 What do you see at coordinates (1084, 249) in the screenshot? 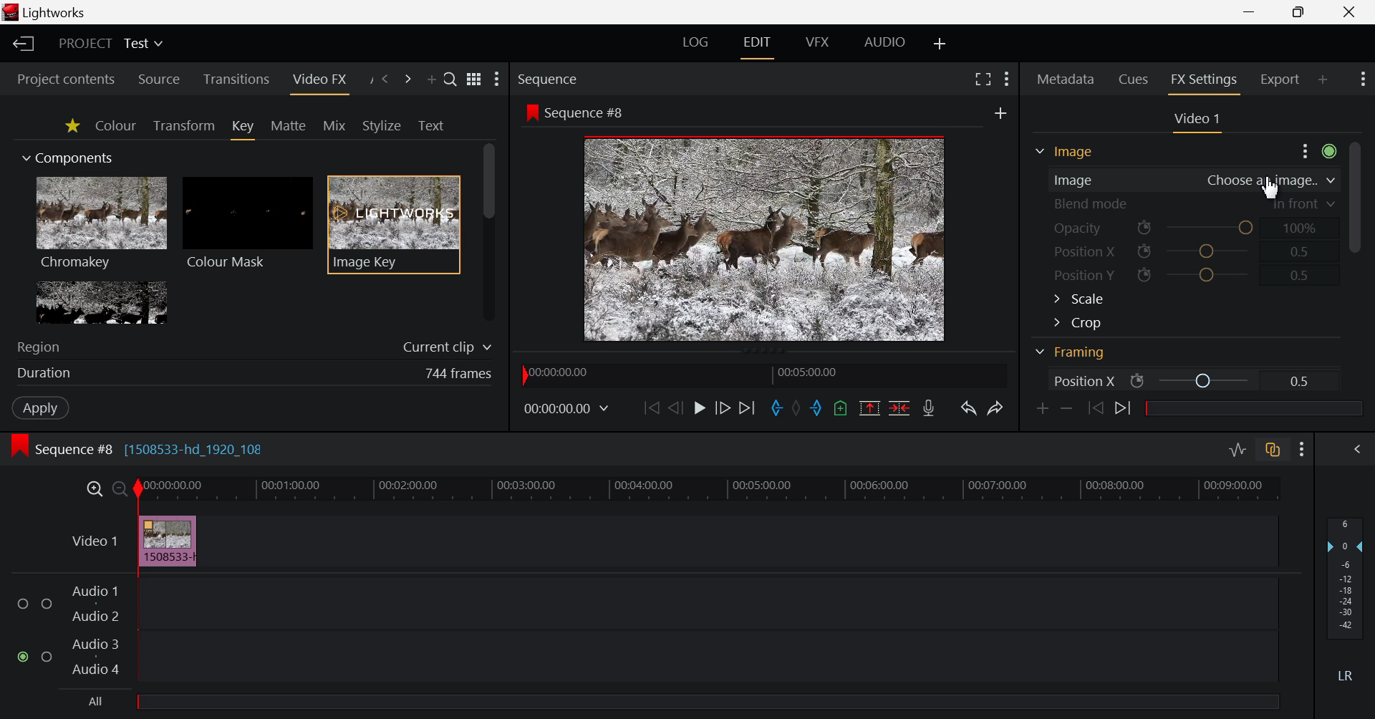
I see `Position X` at bounding box center [1084, 249].